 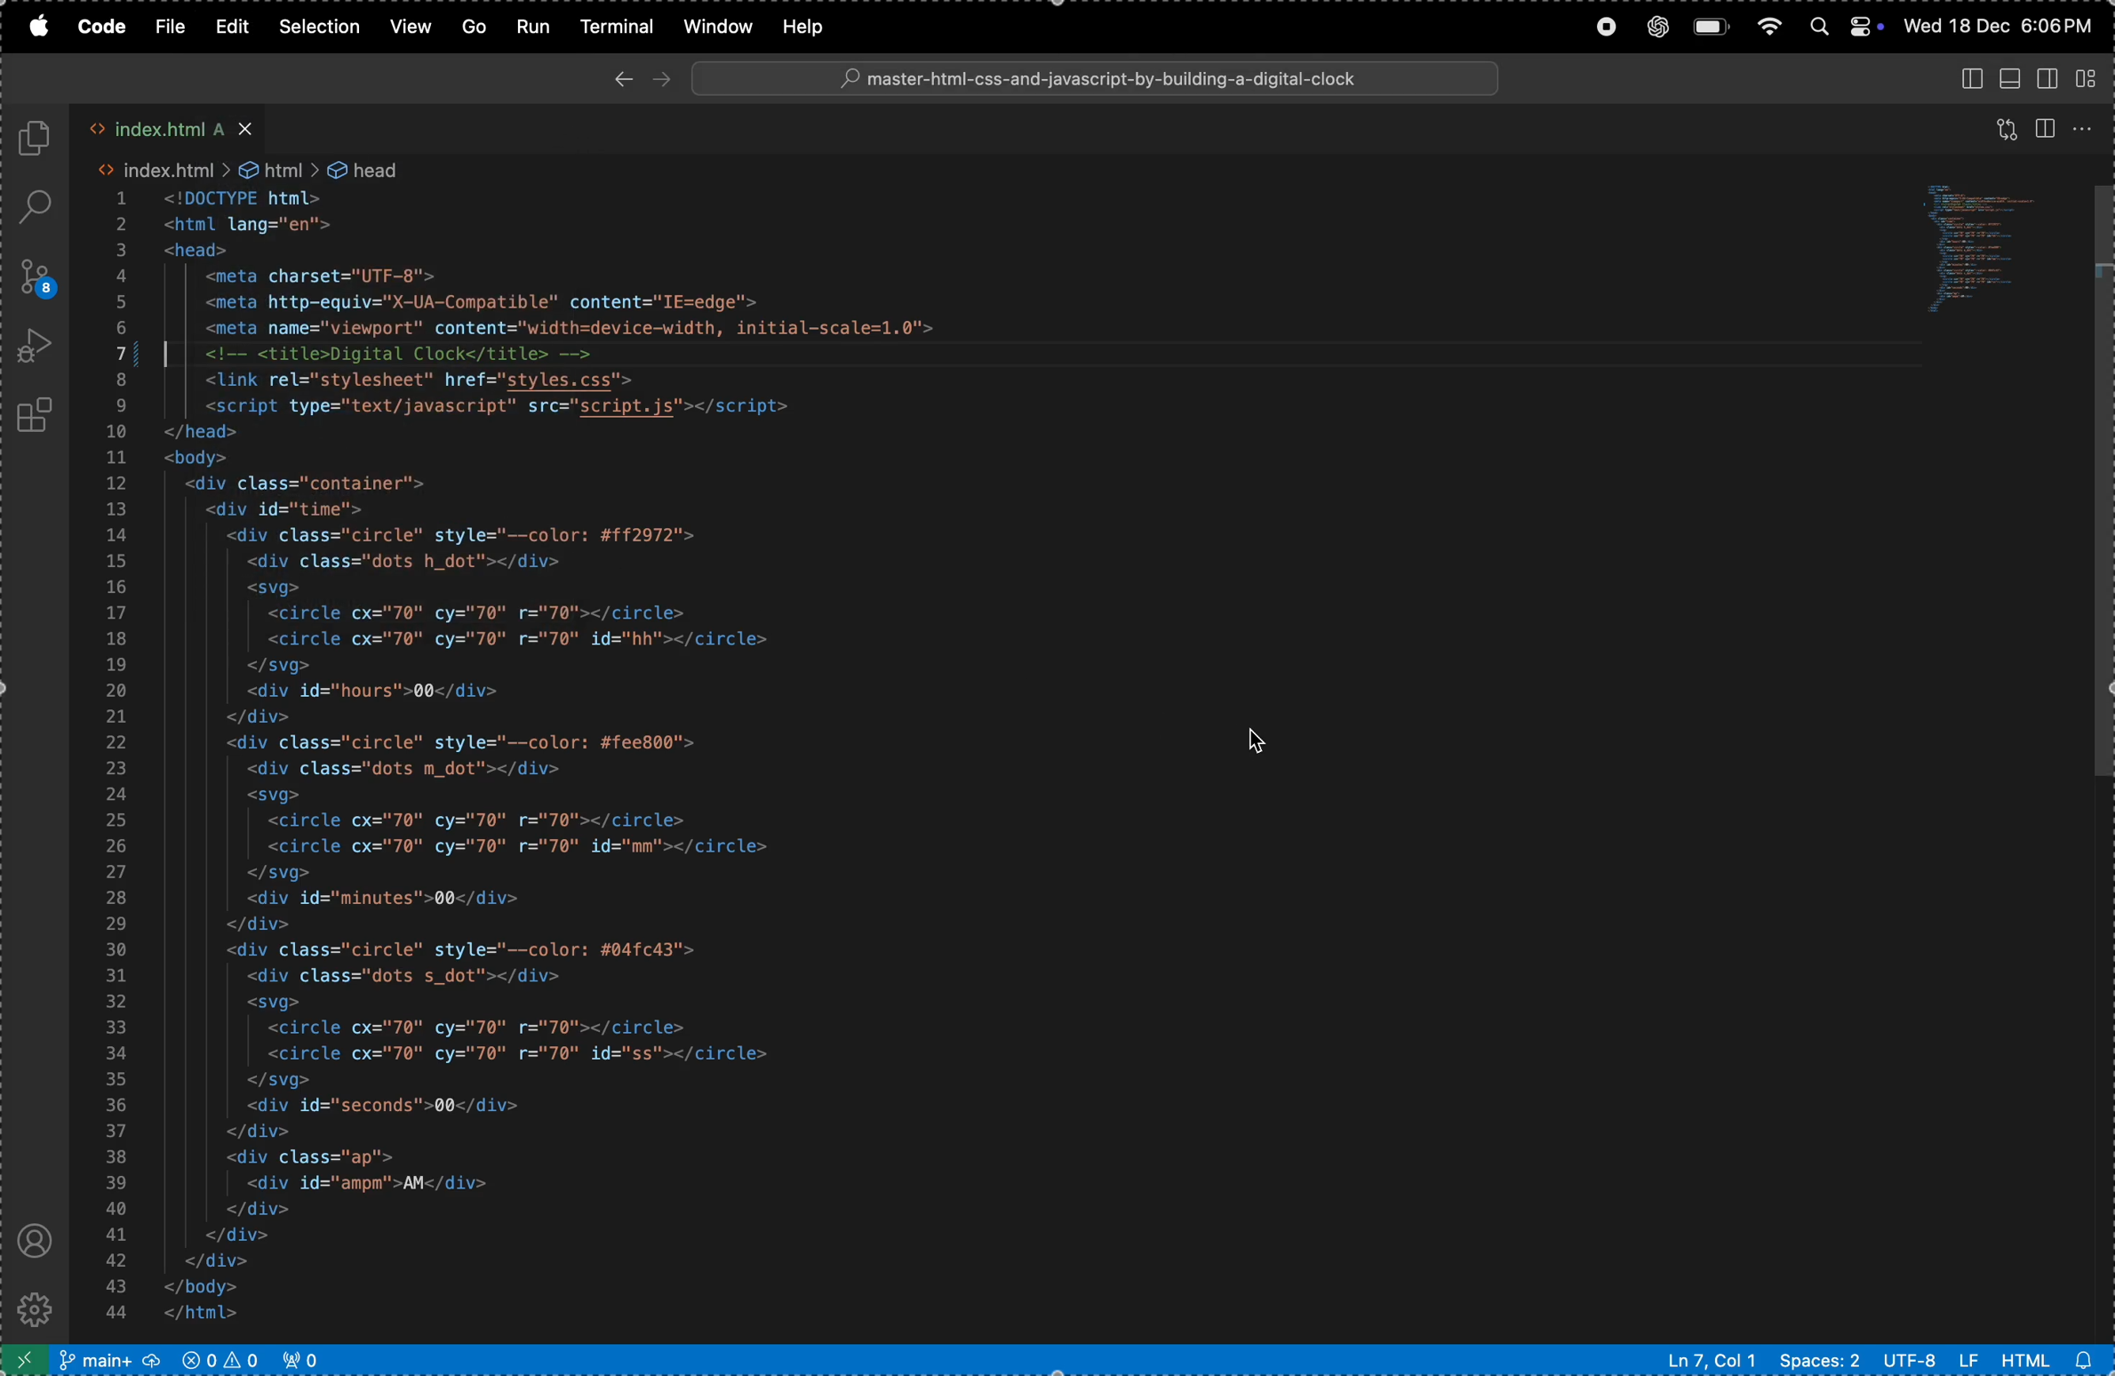 What do you see at coordinates (1600, 27) in the screenshot?
I see `record` at bounding box center [1600, 27].